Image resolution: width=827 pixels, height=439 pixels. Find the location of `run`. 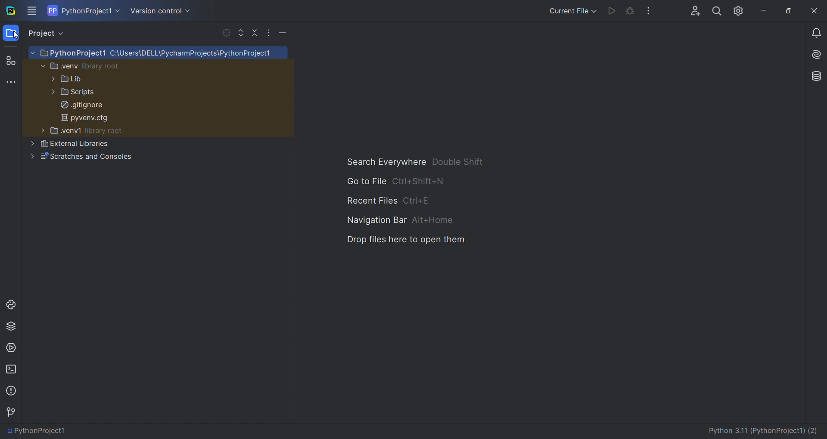

run is located at coordinates (610, 11).